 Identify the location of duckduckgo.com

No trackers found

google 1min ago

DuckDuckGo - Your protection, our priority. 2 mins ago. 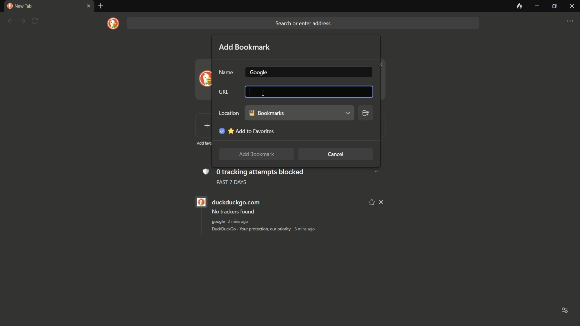
(280, 216).